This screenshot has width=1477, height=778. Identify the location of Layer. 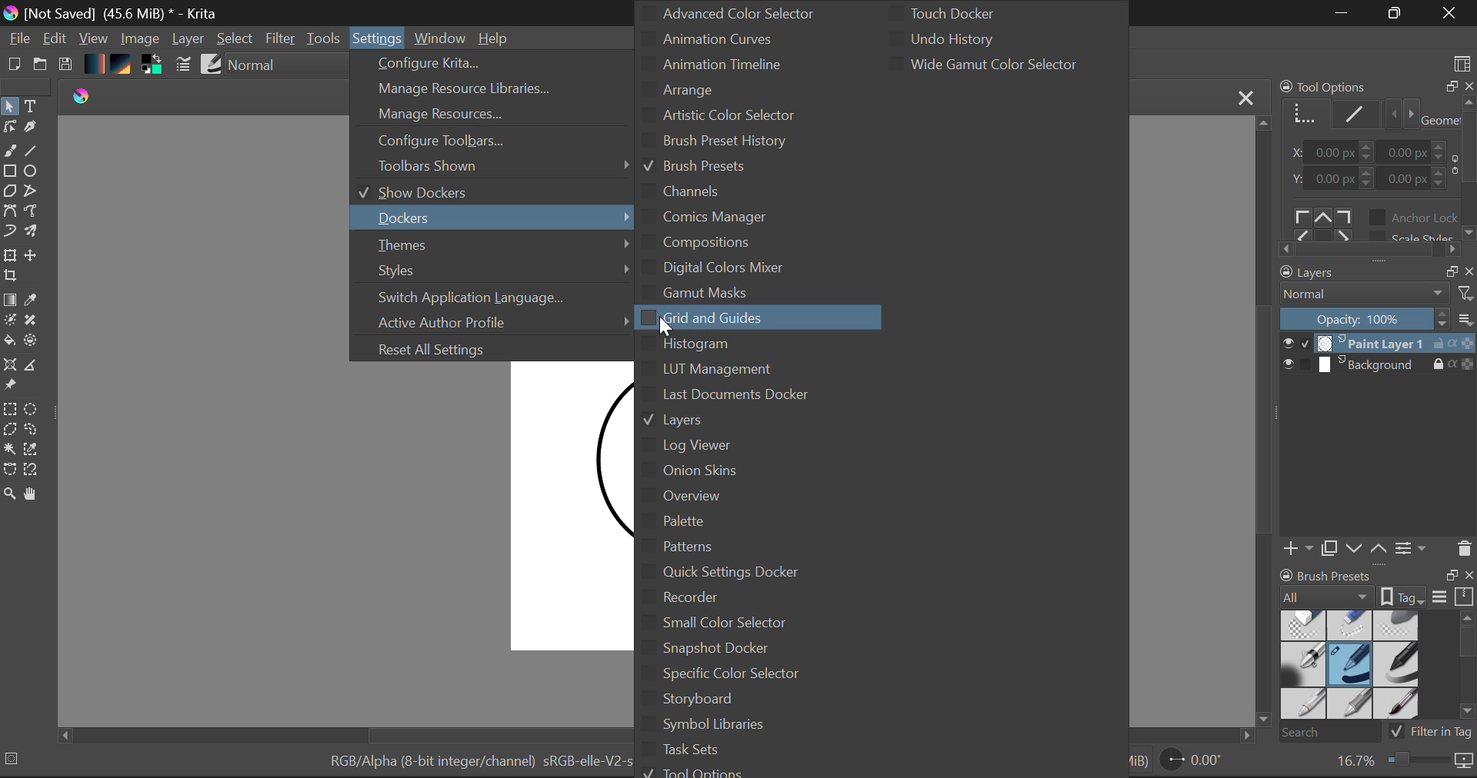
(189, 40).